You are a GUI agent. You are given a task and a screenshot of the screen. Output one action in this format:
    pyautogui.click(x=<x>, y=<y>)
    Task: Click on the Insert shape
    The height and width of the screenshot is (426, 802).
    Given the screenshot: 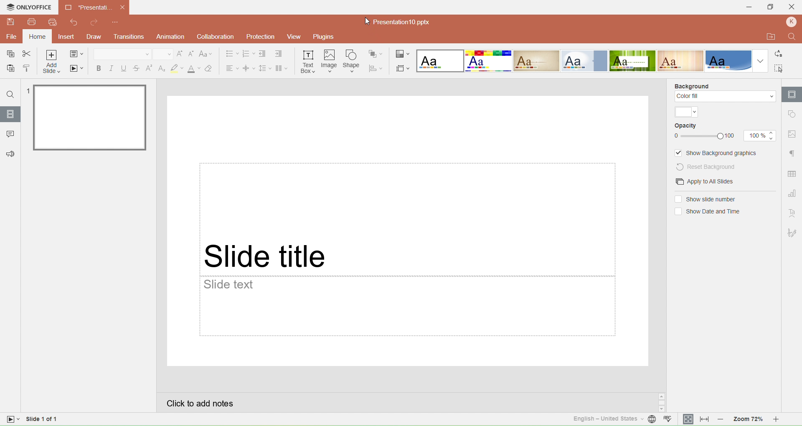 What is the action you would take?
    pyautogui.click(x=351, y=61)
    